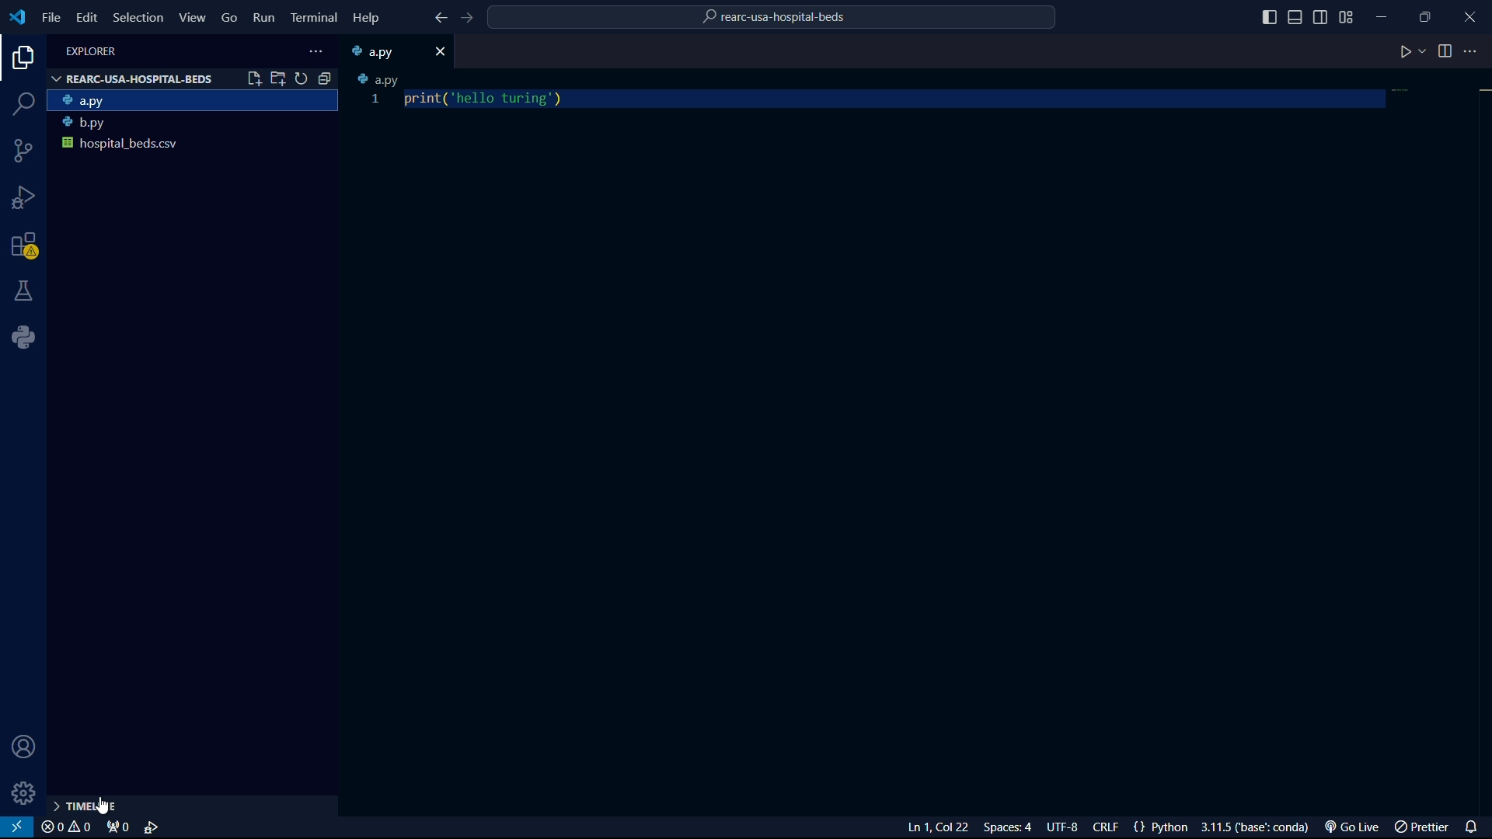 This screenshot has width=1492, height=839. What do you see at coordinates (1256, 827) in the screenshot?
I see `interpreter` at bounding box center [1256, 827].